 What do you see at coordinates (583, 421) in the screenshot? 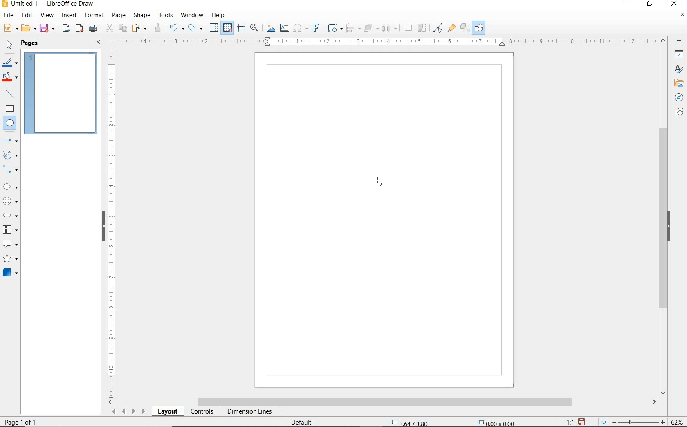
I see `SAVE` at bounding box center [583, 421].